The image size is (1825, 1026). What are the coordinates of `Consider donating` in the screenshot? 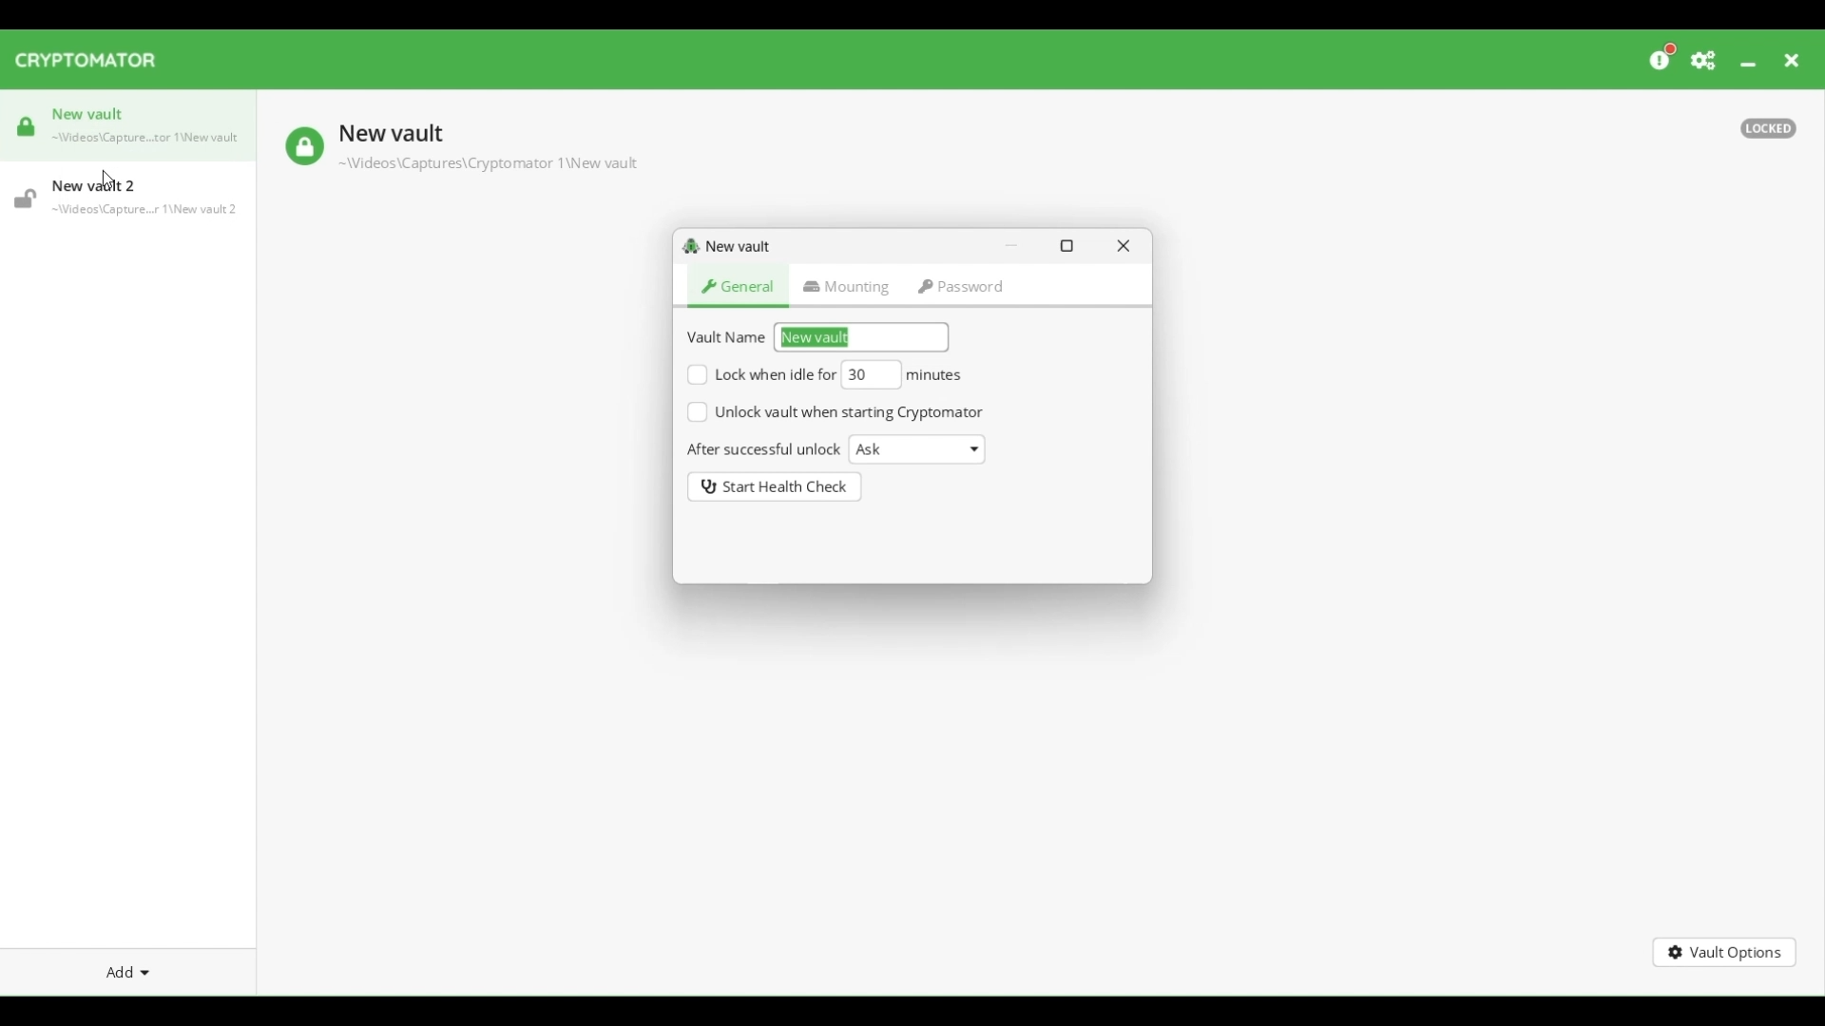 It's located at (1663, 57).